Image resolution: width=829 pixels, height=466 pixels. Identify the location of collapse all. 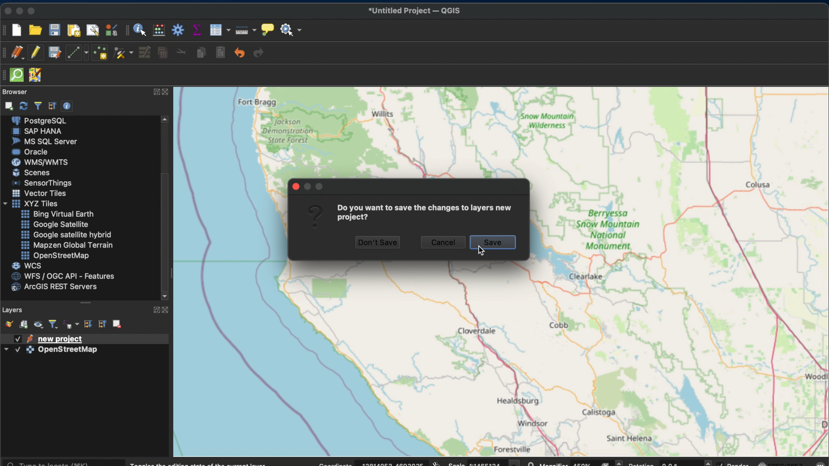
(52, 106).